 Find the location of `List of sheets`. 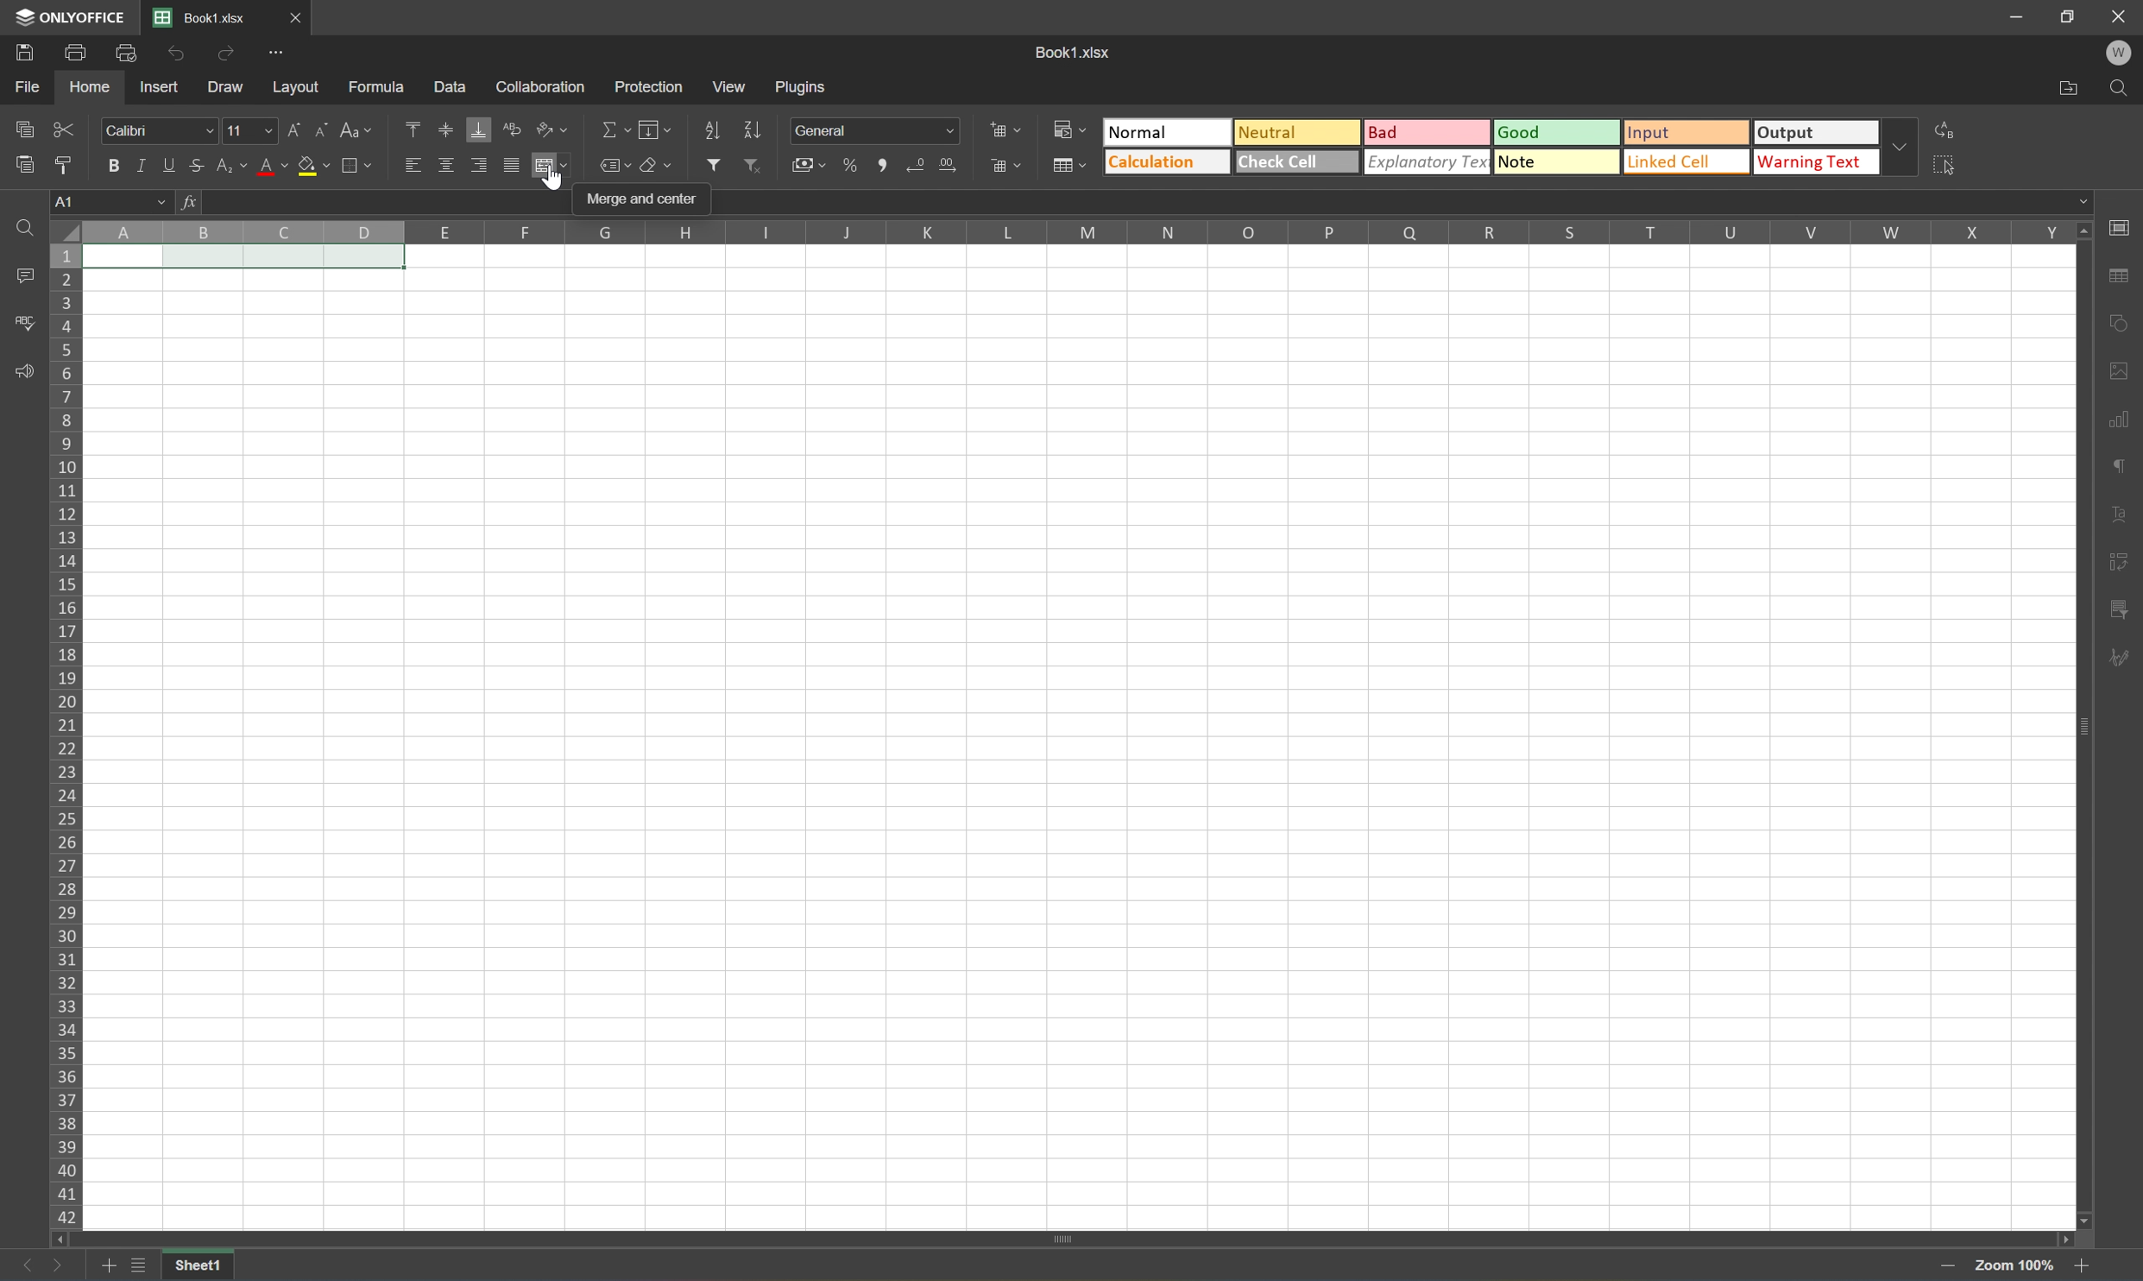

List of sheets is located at coordinates (141, 1266).